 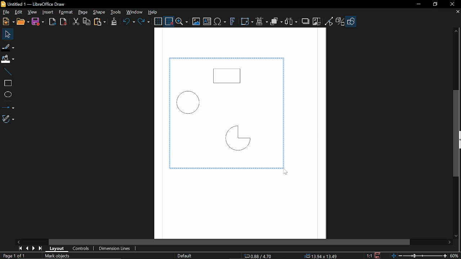 What do you see at coordinates (236, 140) in the screenshot?
I see `Quarter Circle` at bounding box center [236, 140].